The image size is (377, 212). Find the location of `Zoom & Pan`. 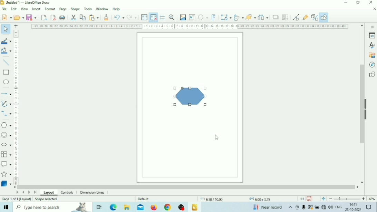

Zoom & Pan is located at coordinates (172, 17).